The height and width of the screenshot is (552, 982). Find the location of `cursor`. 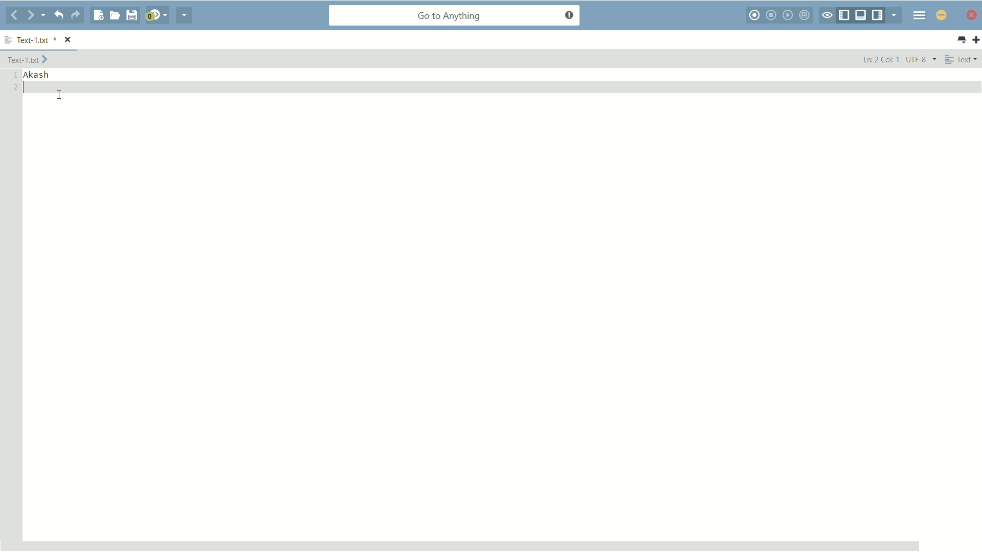

cursor is located at coordinates (60, 96).